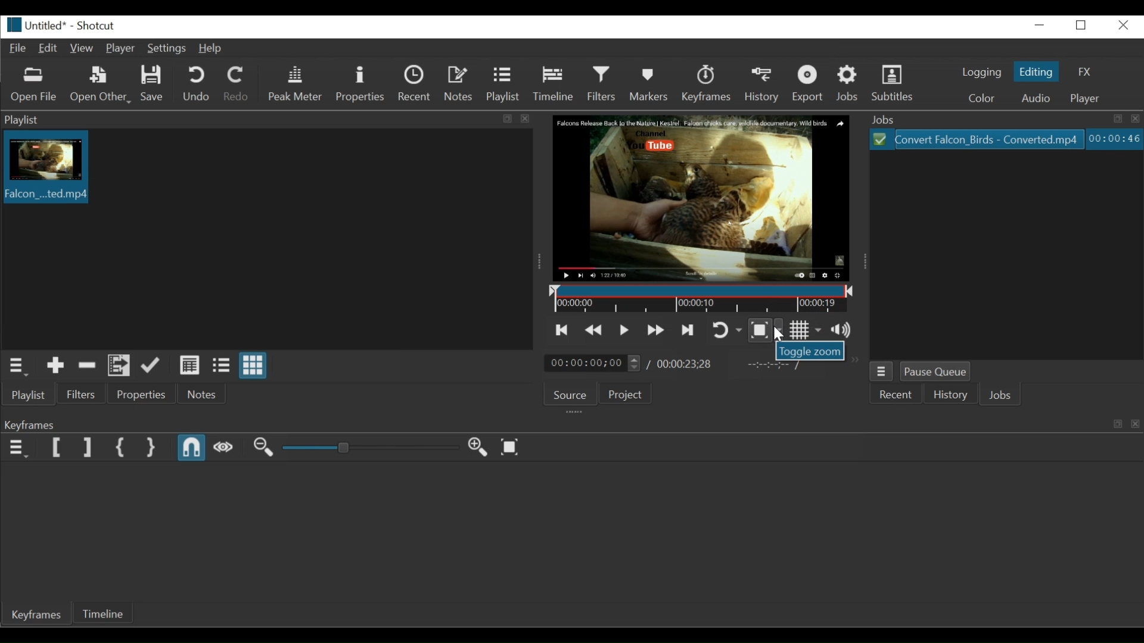 The height and width of the screenshot is (643, 1144). What do you see at coordinates (477, 448) in the screenshot?
I see `Zoom out Keyframe` at bounding box center [477, 448].